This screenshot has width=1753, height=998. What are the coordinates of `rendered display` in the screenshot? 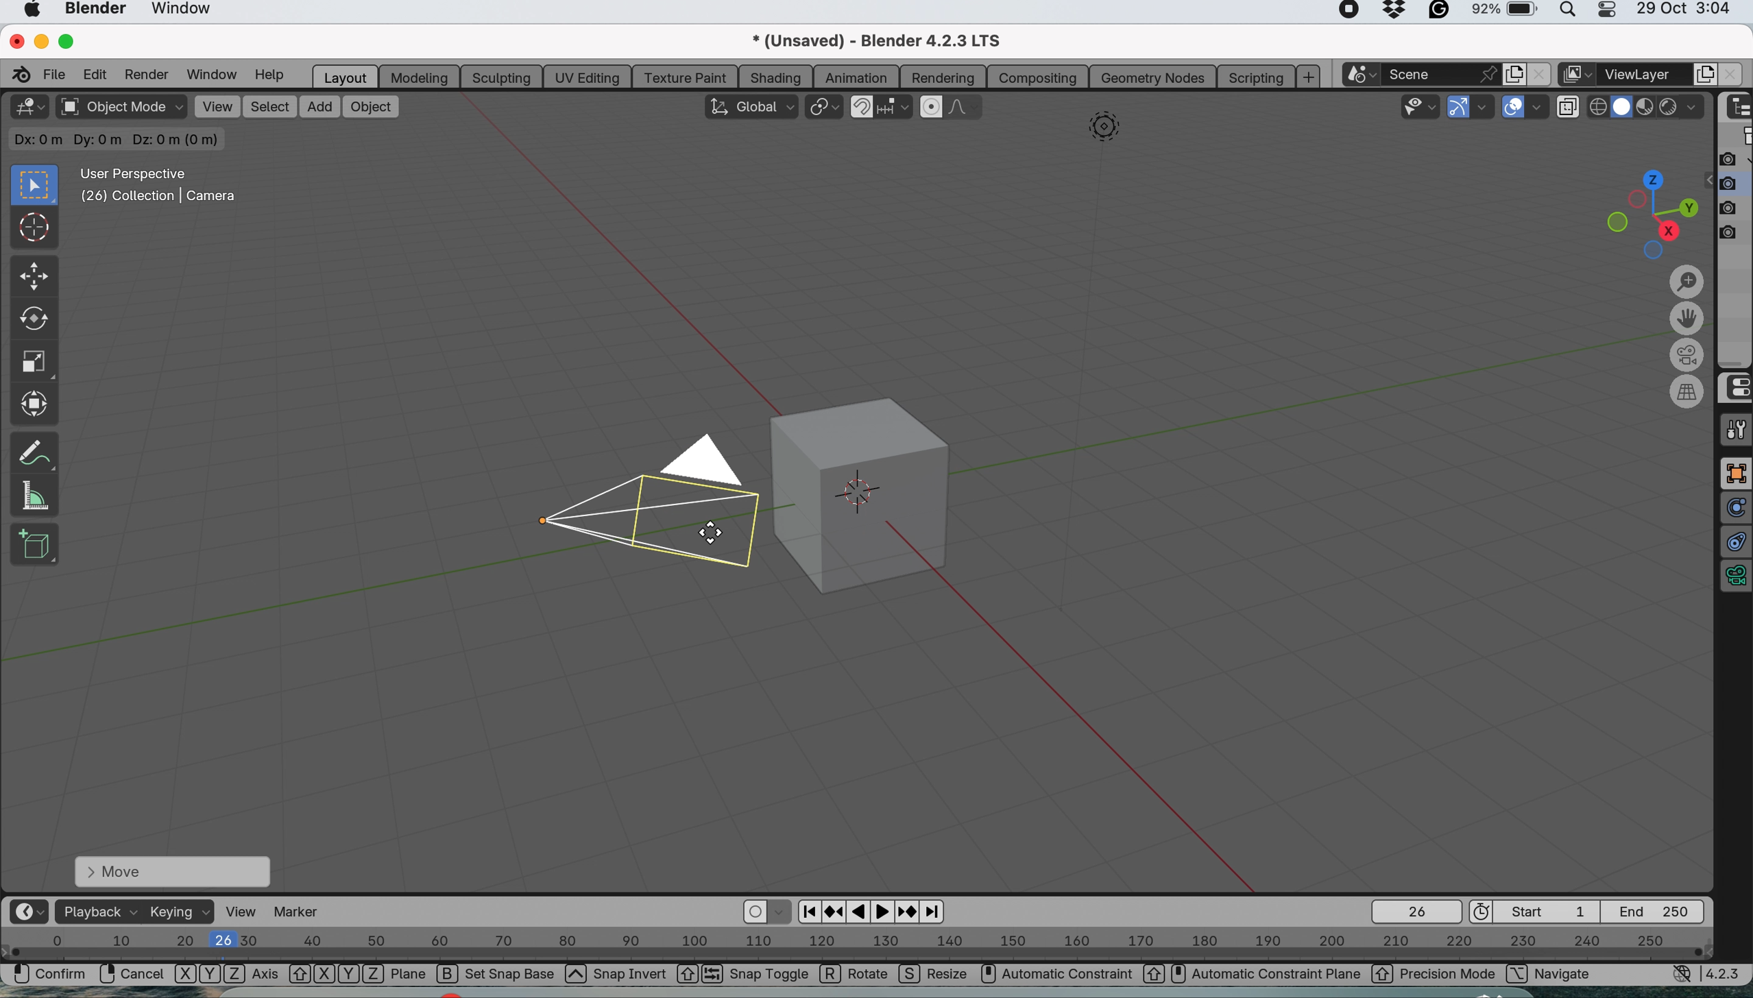 It's located at (1647, 109).